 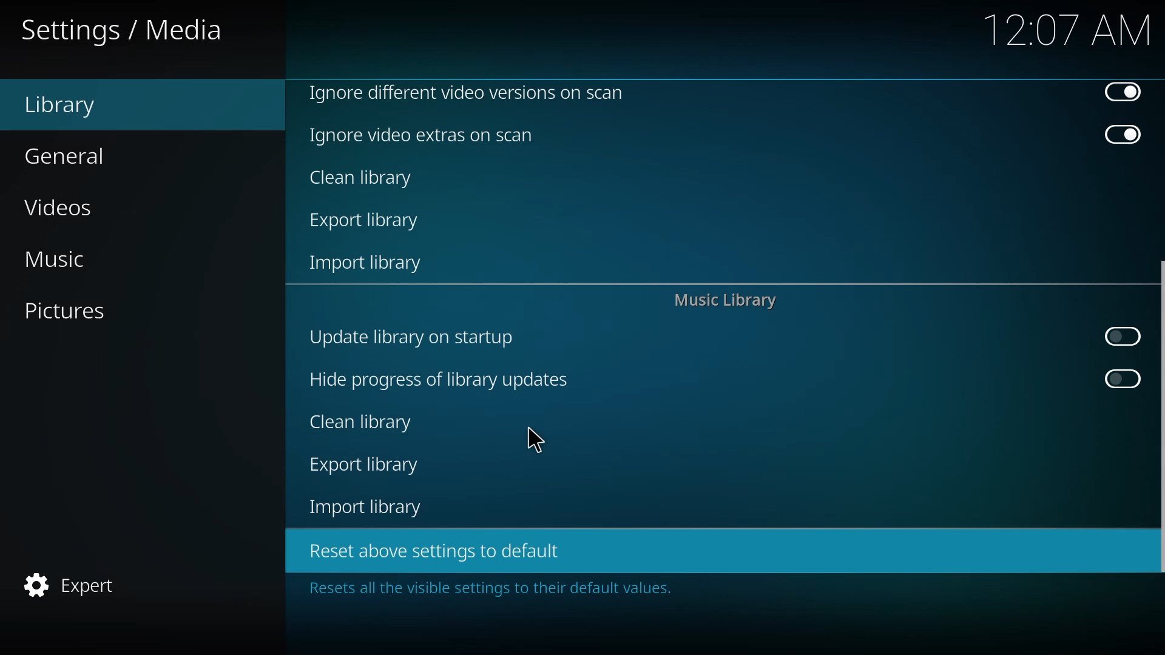 I want to click on clean, so click(x=363, y=179).